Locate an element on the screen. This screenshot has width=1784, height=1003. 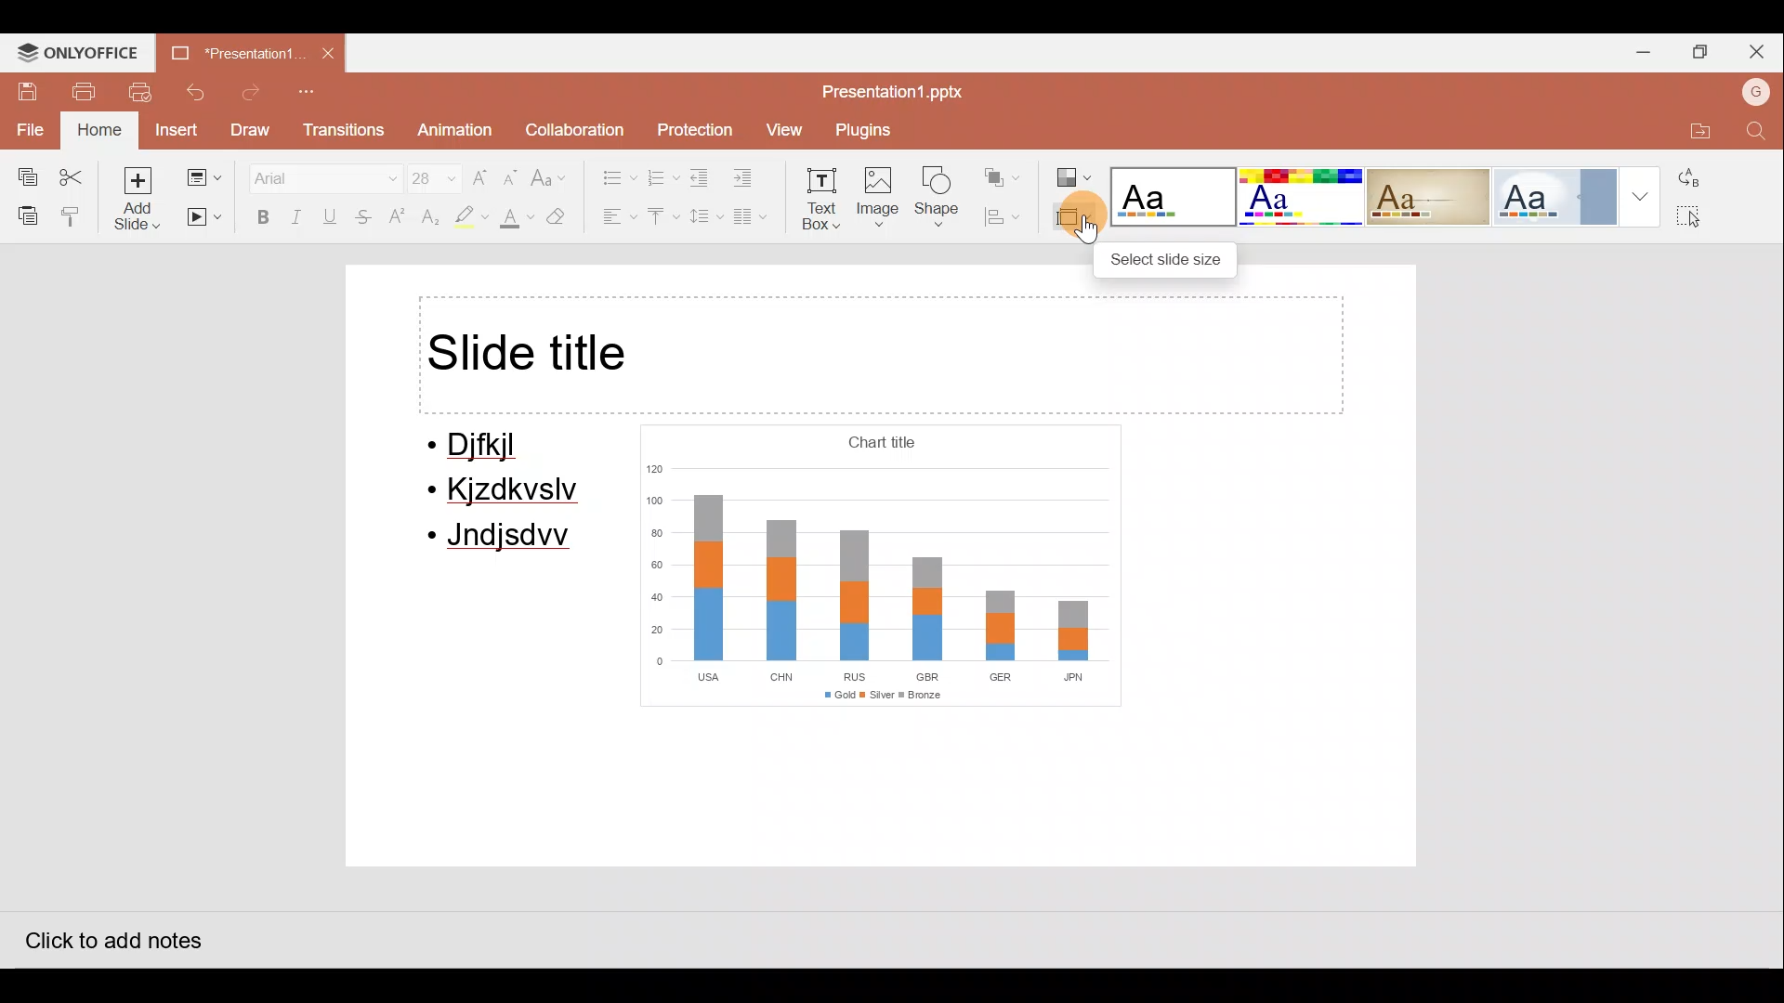
Copy is located at coordinates (21, 173).